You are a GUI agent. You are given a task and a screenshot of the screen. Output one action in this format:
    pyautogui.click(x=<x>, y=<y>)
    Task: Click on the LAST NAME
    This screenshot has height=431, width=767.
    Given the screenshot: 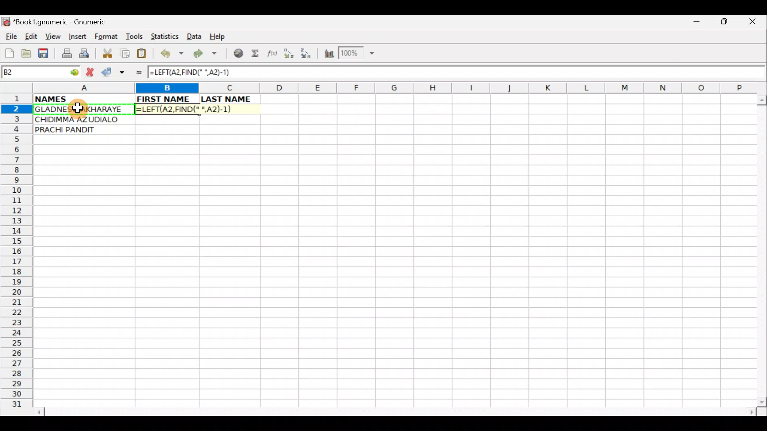 What is the action you would take?
    pyautogui.click(x=230, y=99)
    